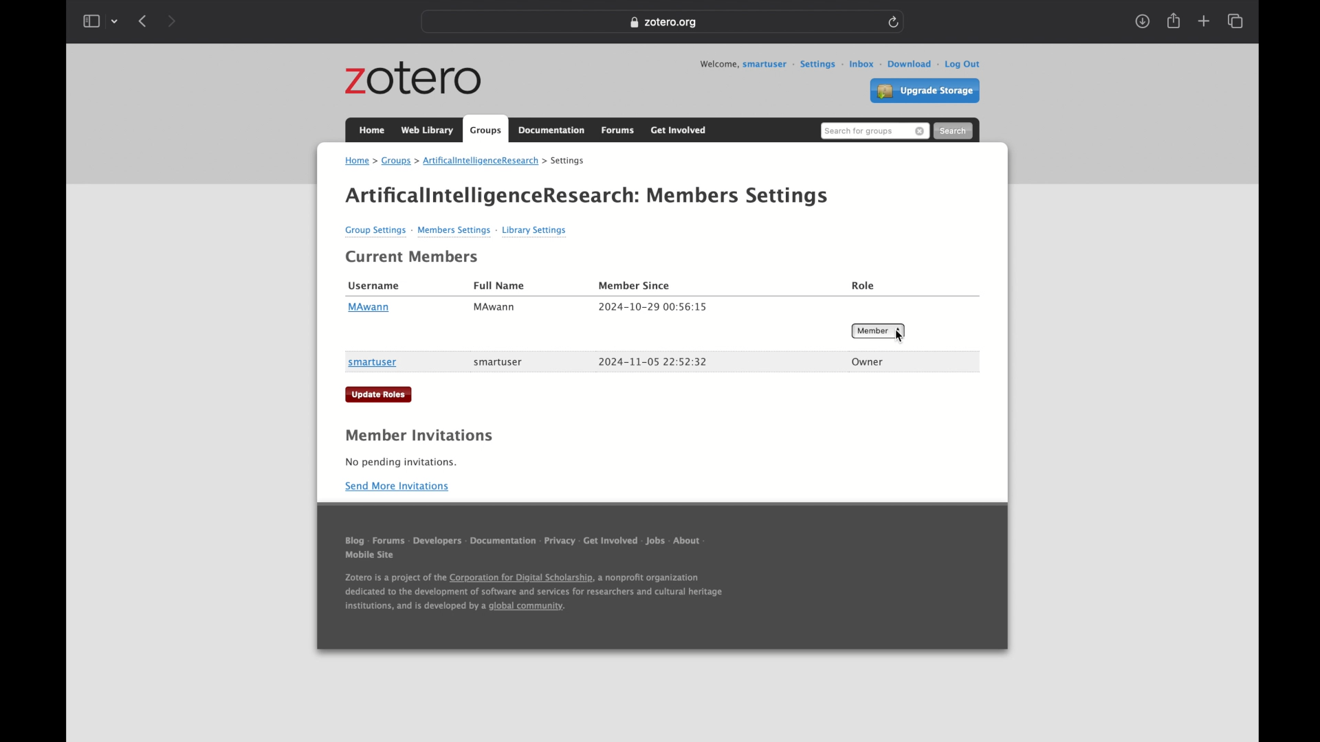 The width and height of the screenshot is (1320, 742). I want to click on remove, so click(921, 132).